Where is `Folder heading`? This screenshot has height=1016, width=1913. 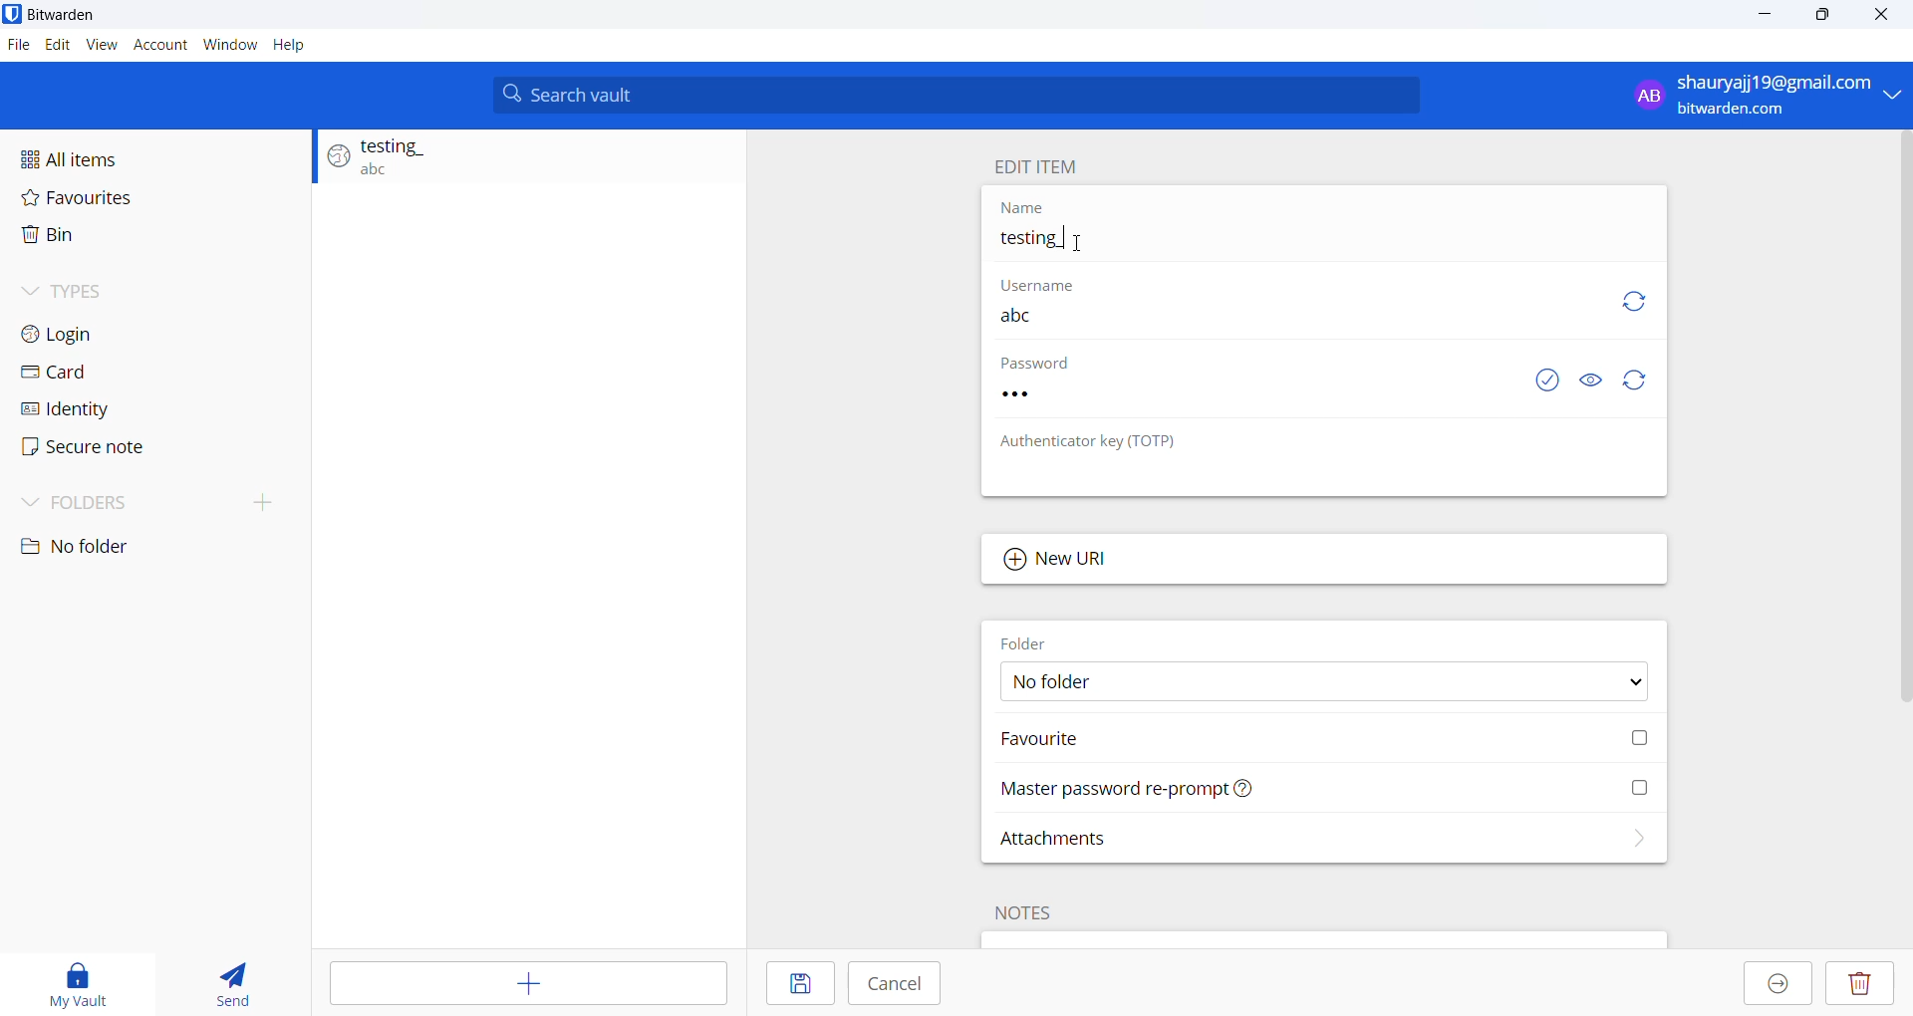 Folder heading is located at coordinates (1047, 642).